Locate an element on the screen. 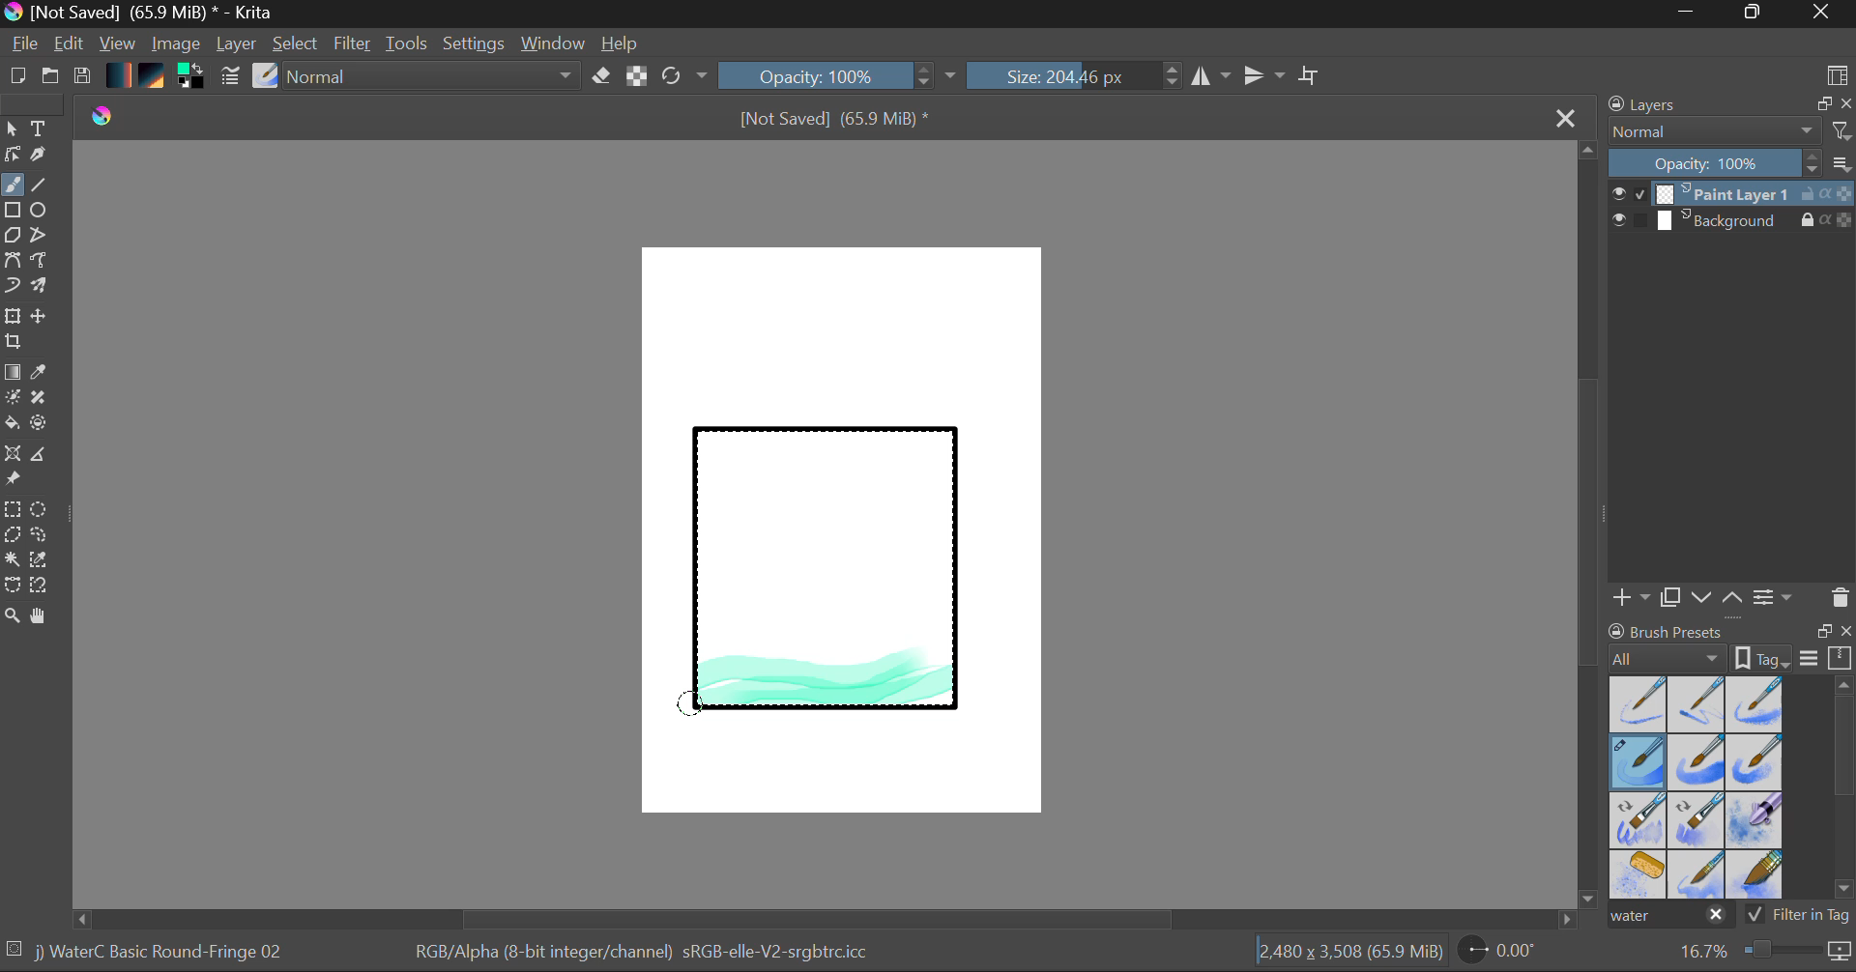  Copy Layer is located at coordinates (1671, 598).